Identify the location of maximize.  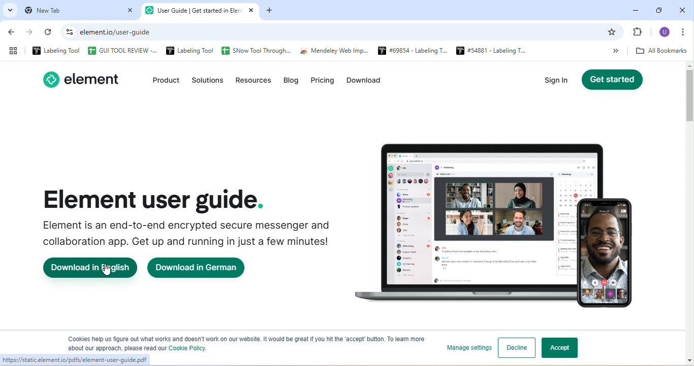
(658, 9).